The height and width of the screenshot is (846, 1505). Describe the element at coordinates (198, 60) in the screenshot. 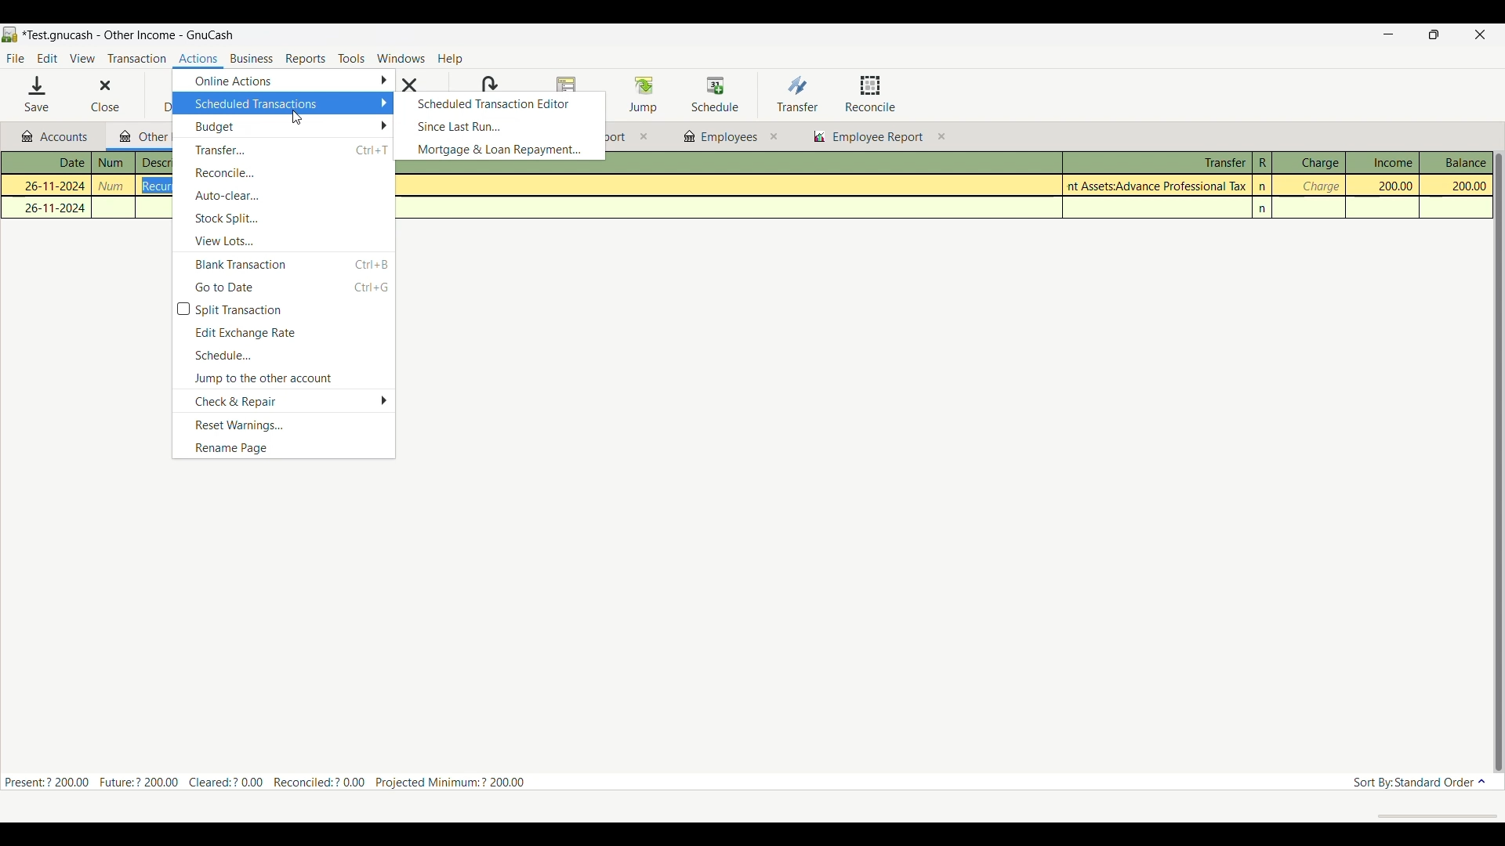

I see `Actions menu highlighted` at that location.